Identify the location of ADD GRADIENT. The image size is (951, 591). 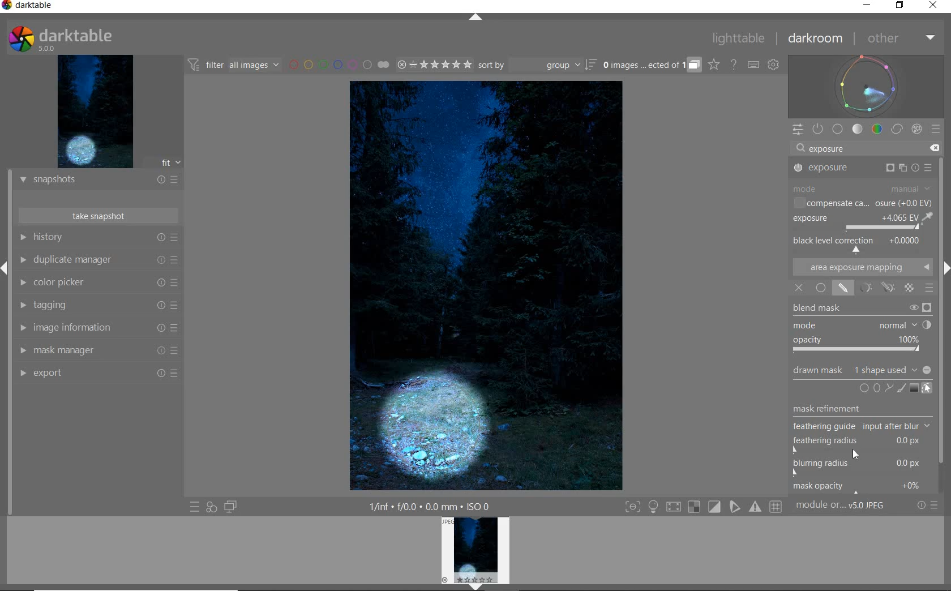
(915, 388).